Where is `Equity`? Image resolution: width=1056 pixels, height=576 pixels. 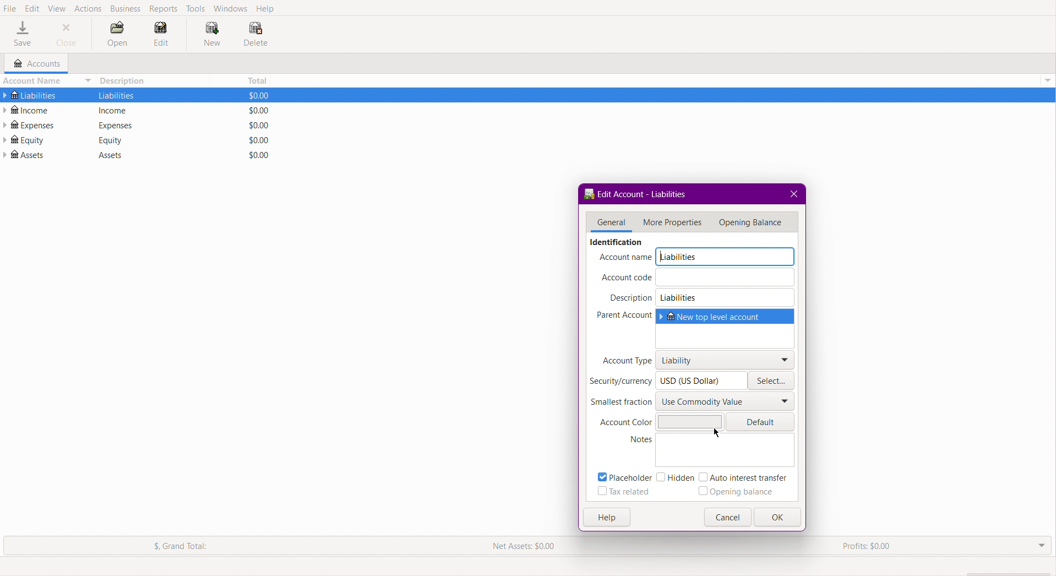
Equity is located at coordinates (24, 140).